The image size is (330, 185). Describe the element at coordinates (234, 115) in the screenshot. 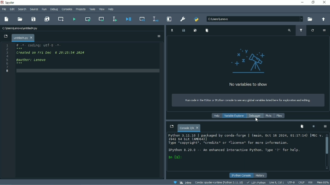

I see `Variable explorer` at that location.